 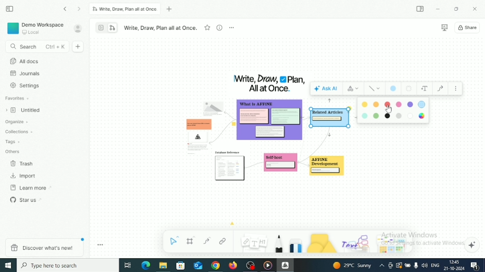 What do you see at coordinates (24, 61) in the screenshot?
I see `All docs` at bounding box center [24, 61].